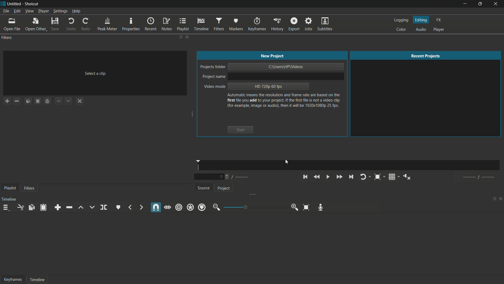  Describe the element at coordinates (321, 207) in the screenshot. I see `record audio` at that location.